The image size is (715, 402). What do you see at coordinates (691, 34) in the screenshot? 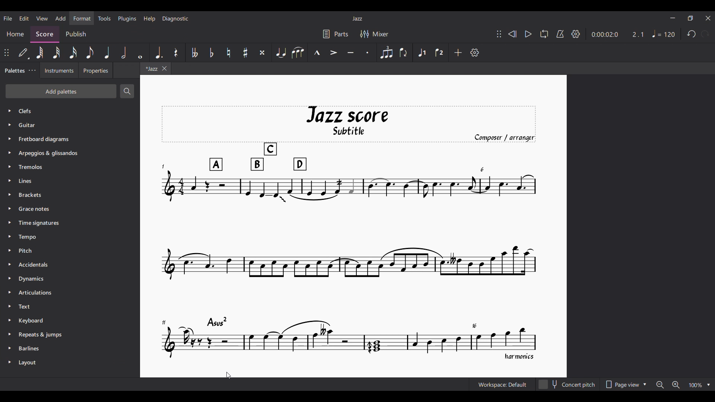
I see `Undo` at bounding box center [691, 34].